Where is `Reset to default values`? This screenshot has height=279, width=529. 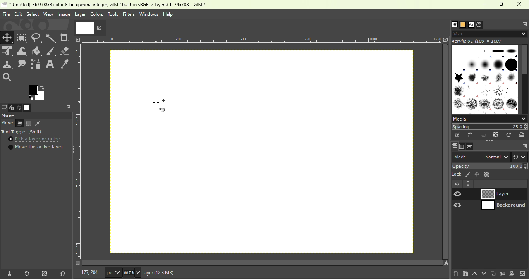
Reset to default values is located at coordinates (62, 272).